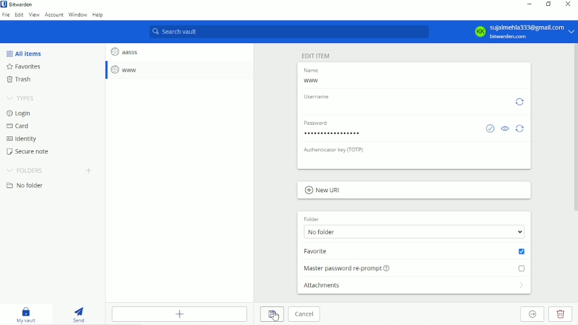 The image size is (578, 325). Describe the element at coordinates (19, 127) in the screenshot. I see `Card` at that location.